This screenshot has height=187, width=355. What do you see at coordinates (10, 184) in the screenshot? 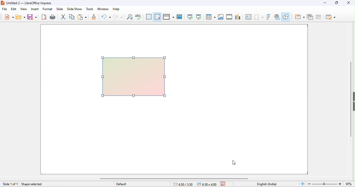
I see `slide 1 of 1` at bounding box center [10, 184].